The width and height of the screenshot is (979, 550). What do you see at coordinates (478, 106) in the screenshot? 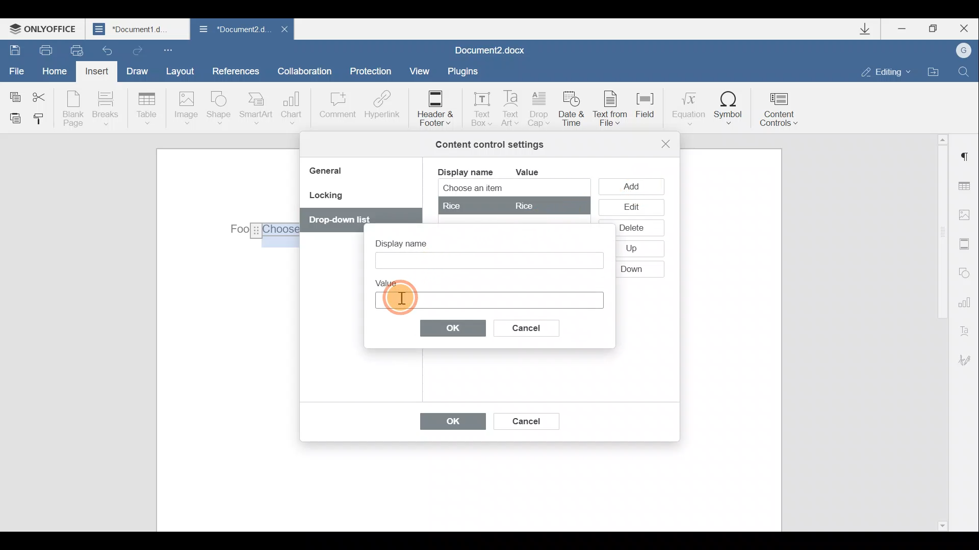
I see `Text box` at bounding box center [478, 106].